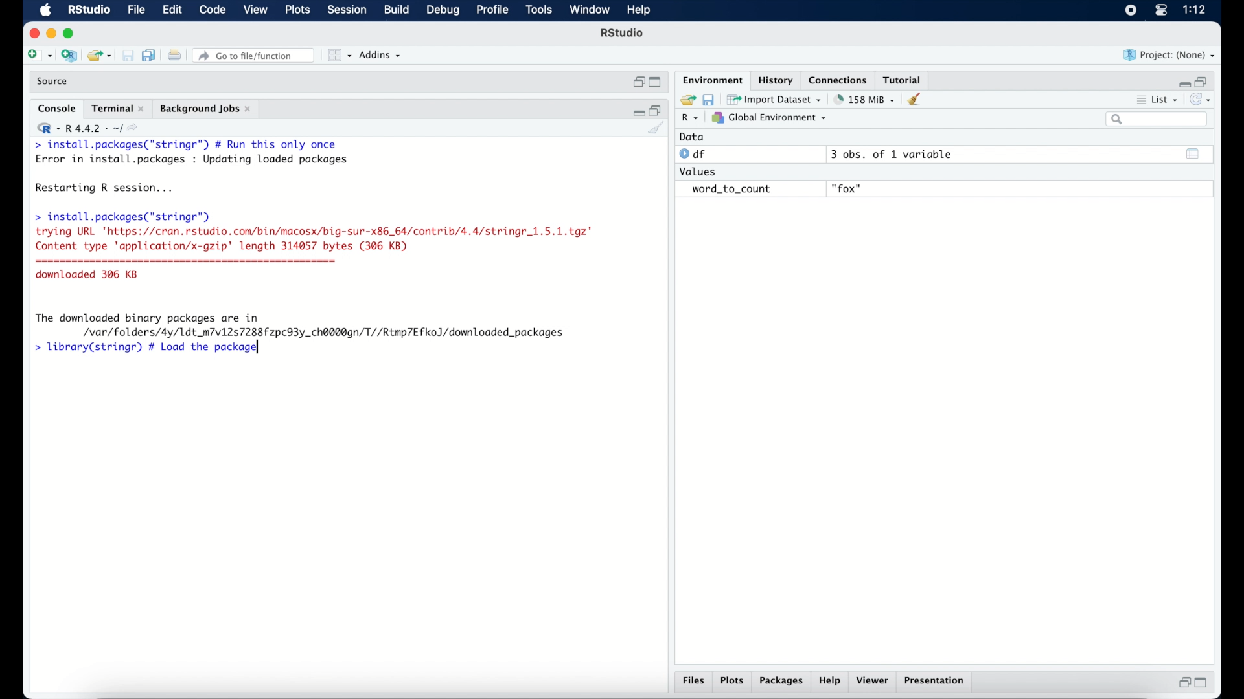 This screenshot has width=1244, height=699. What do you see at coordinates (590, 10) in the screenshot?
I see `window` at bounding box center [590, 10].